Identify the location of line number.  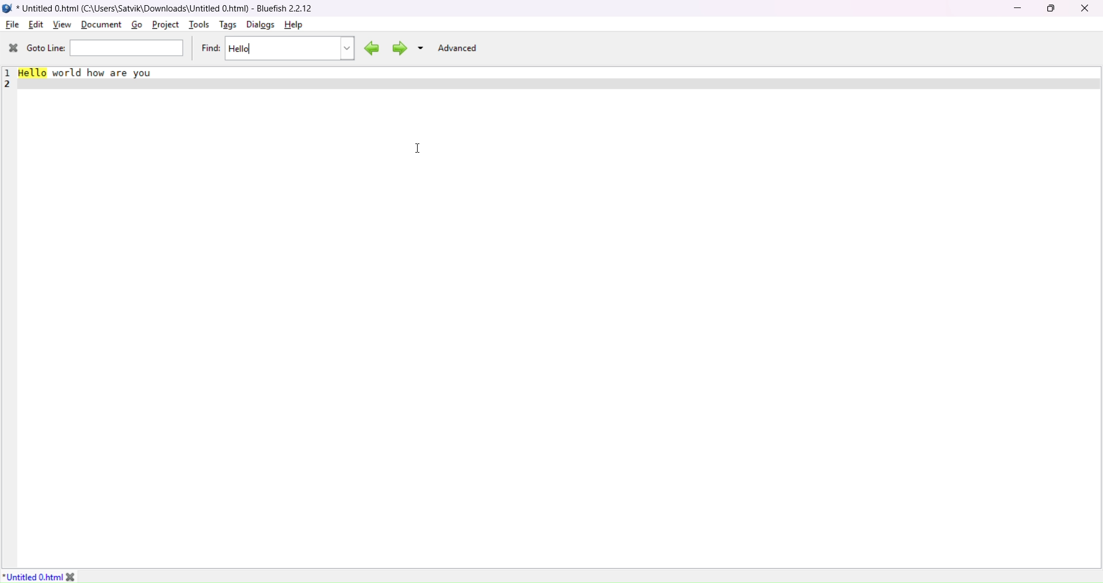
(9, 77).